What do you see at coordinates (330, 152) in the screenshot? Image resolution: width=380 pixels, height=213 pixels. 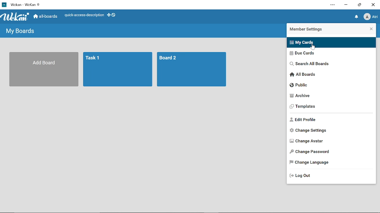 I see `Change Password` at bounding box center [330, 152].